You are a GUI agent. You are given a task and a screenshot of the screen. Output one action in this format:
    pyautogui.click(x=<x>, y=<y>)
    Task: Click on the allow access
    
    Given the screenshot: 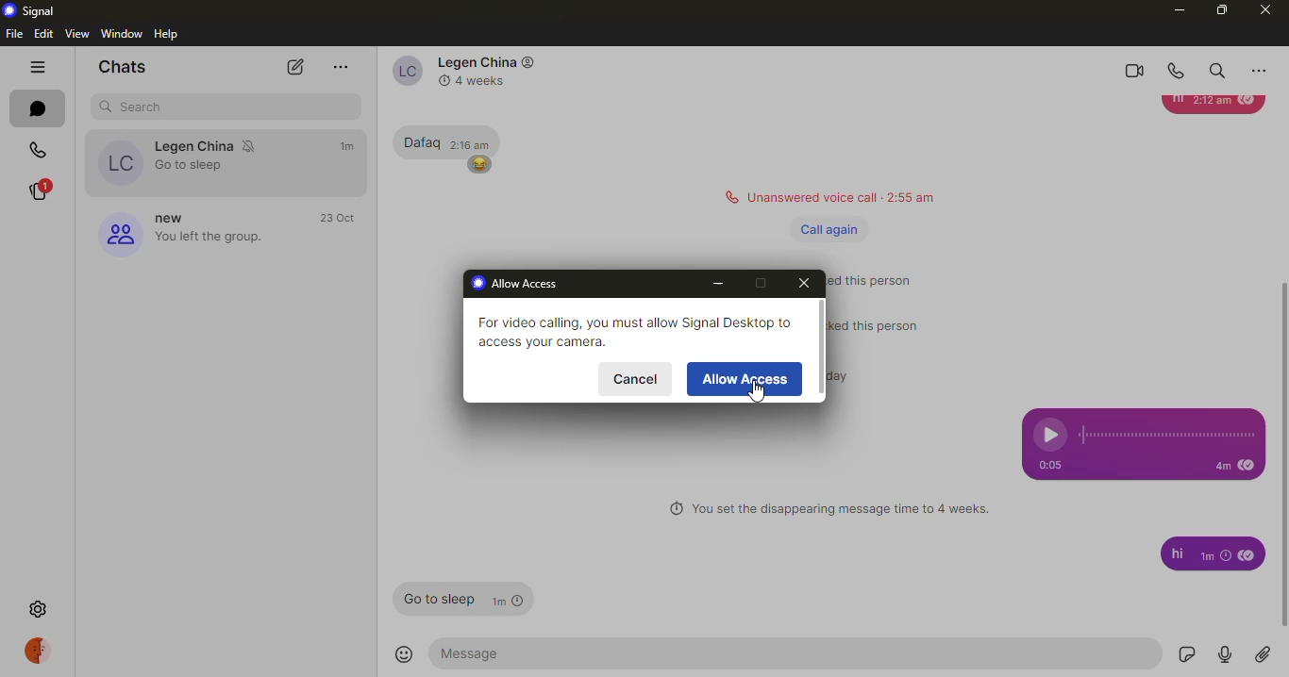 What is the action you would take?
    pyautogui.click(x=746, y=378)
    